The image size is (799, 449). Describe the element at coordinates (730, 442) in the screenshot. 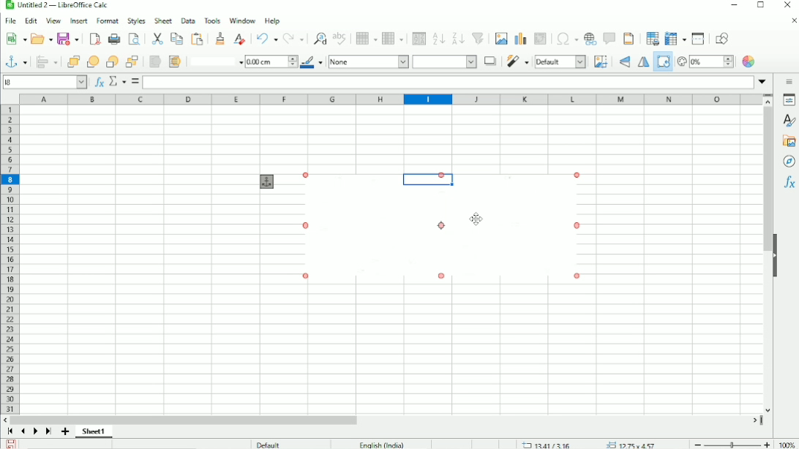

I see `Zoom out/in` at that location.